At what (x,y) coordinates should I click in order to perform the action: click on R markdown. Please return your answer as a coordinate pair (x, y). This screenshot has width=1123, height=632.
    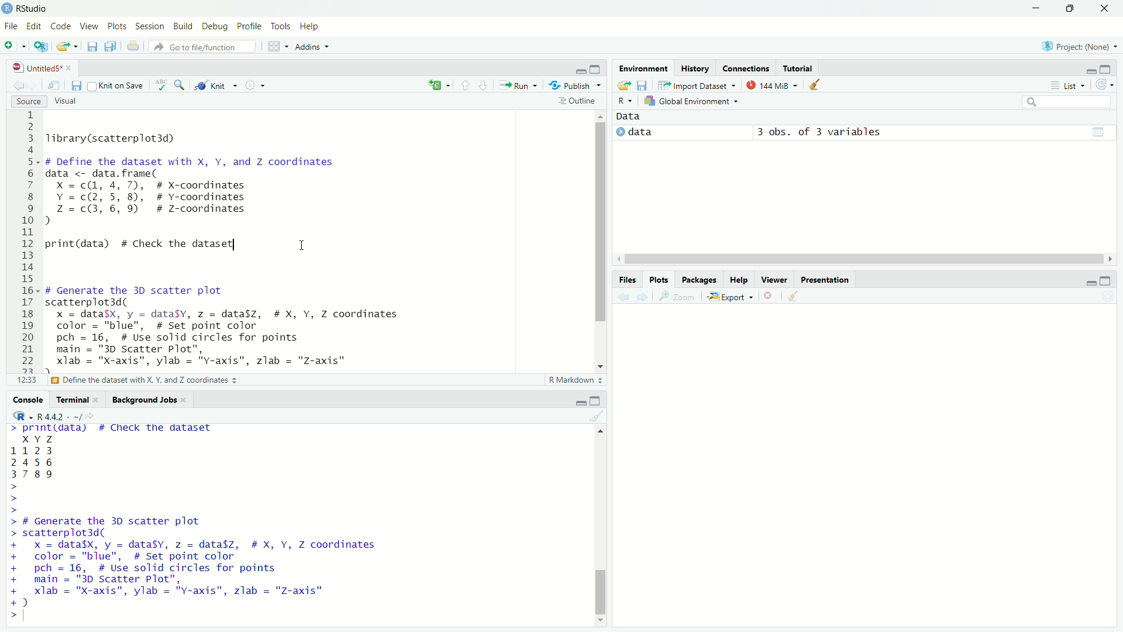
    Looking at the image, I should click on (576, 380).